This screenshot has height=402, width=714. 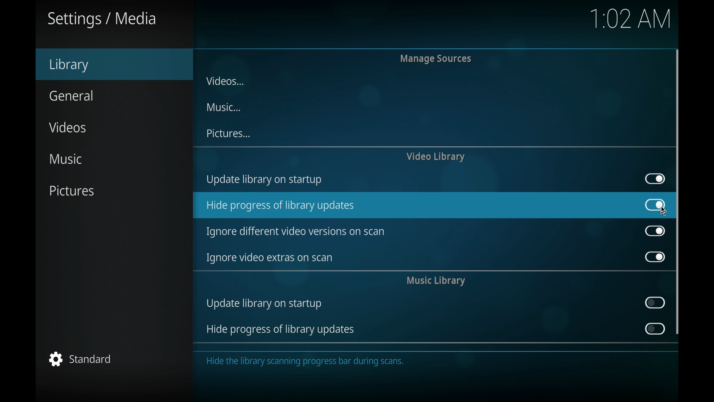 I want to click on videos, so click(x=67, y=127).